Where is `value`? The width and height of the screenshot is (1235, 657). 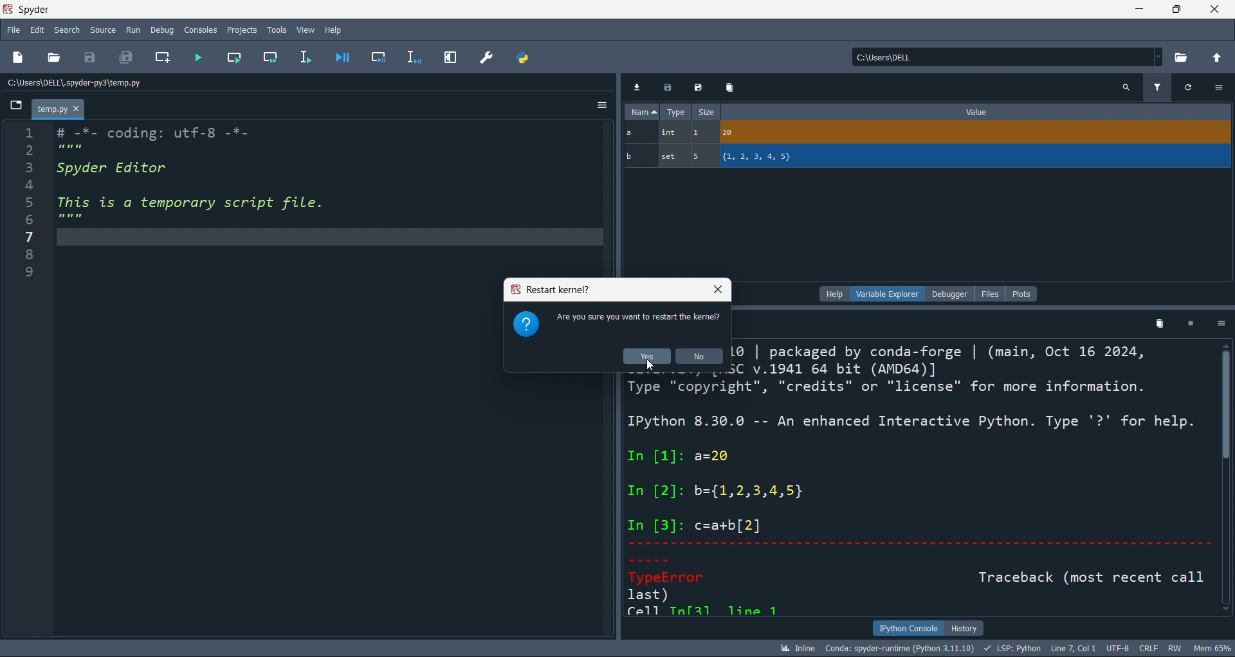
value is located at coordinates (983, 111).